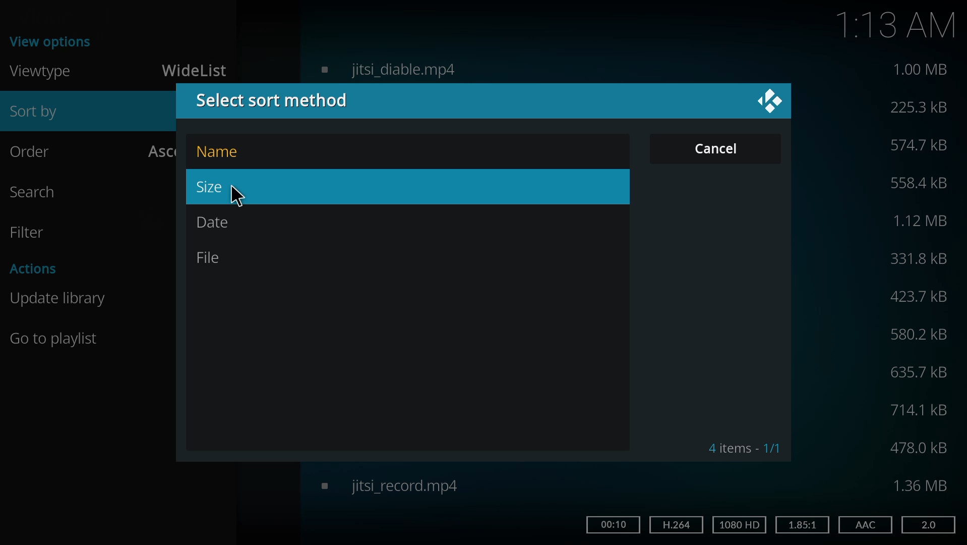 The width and height of the screenshot is (967, 545). What do you see at coordinates (922, 484) in the screenshot?
I see `size` at bounding box center [922, 484].